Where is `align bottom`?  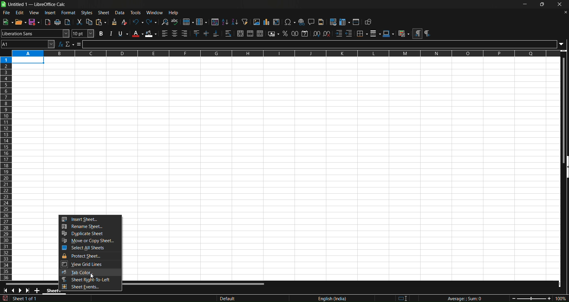
align bottom is located at coordinates (216, 34).